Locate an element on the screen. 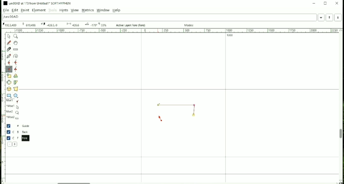 The height and width of the screenshot is (184, 344). Metrics is located at coordinates (88, 10).